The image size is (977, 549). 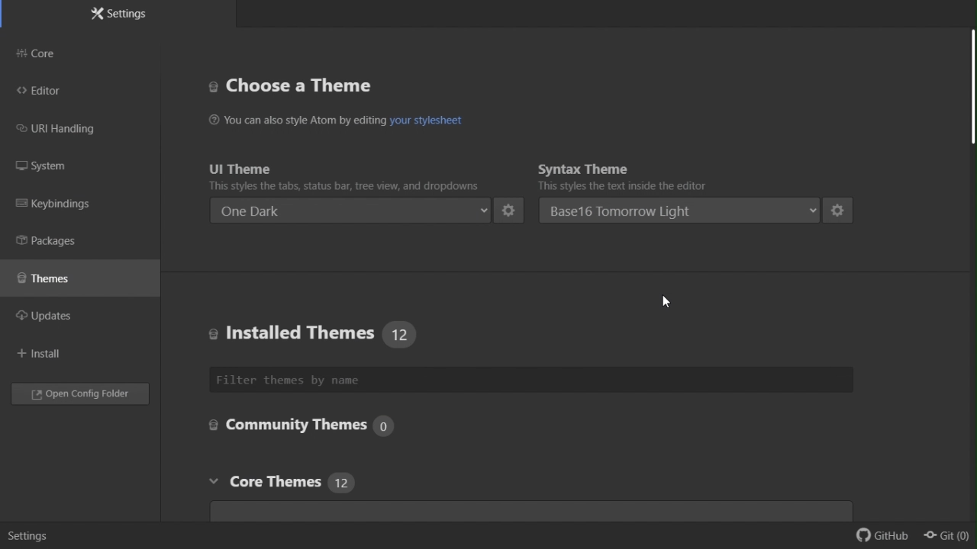 I want to click on settings, so click(x=509, y=209).